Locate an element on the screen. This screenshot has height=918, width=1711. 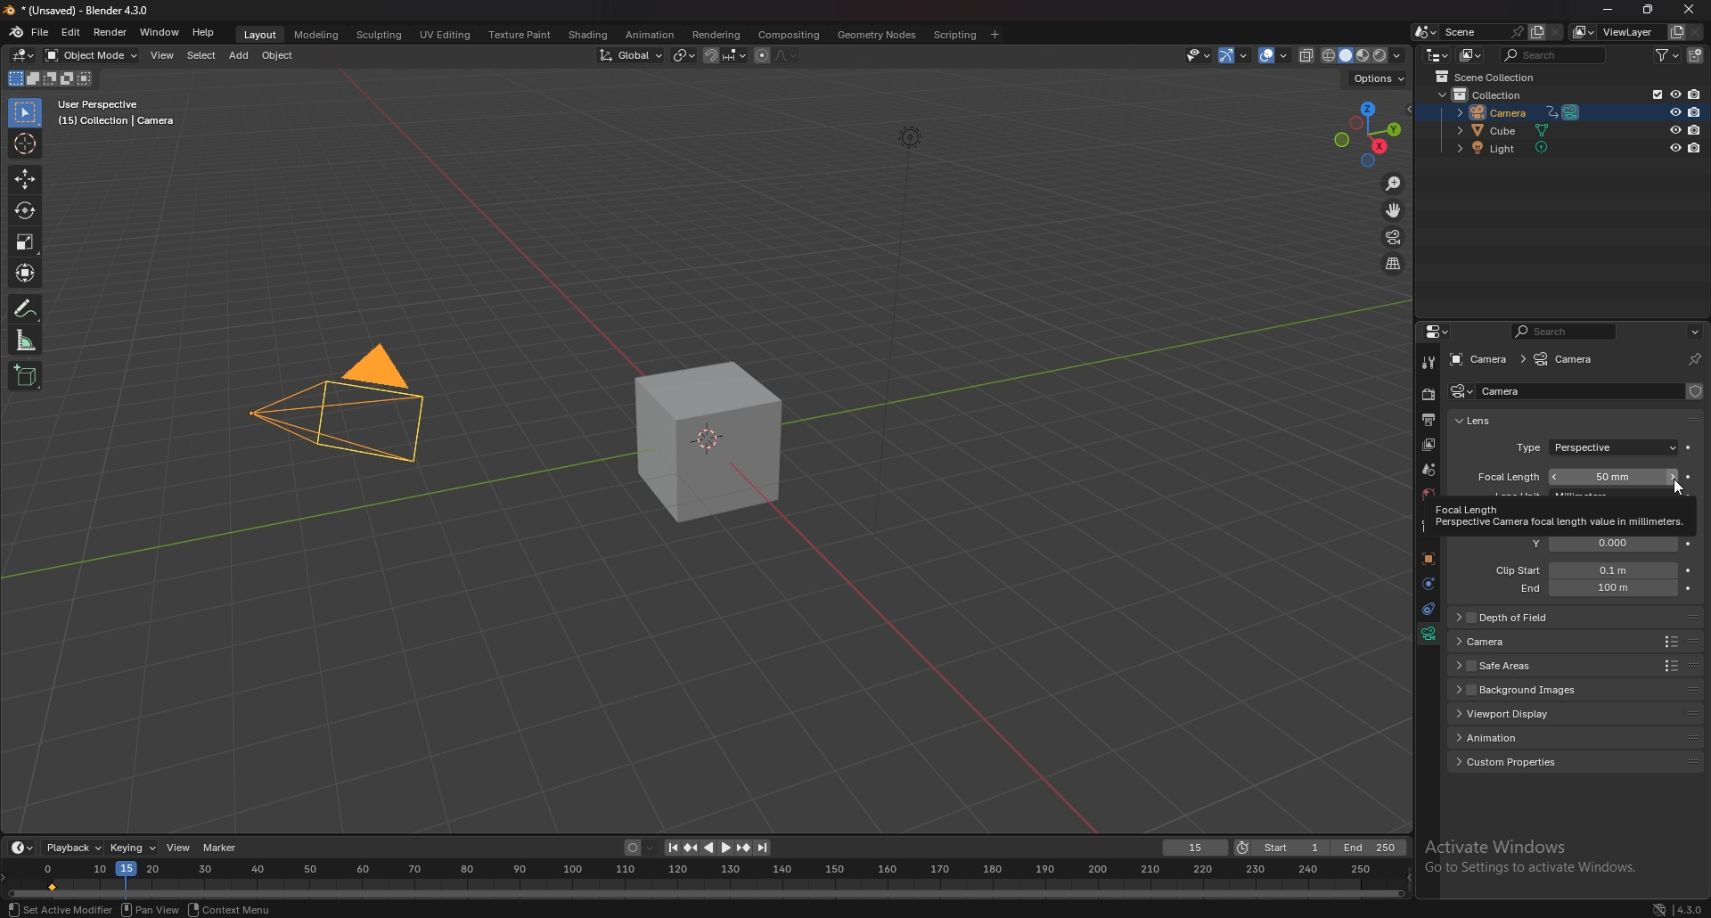
 is located at coordinates (237, 909).